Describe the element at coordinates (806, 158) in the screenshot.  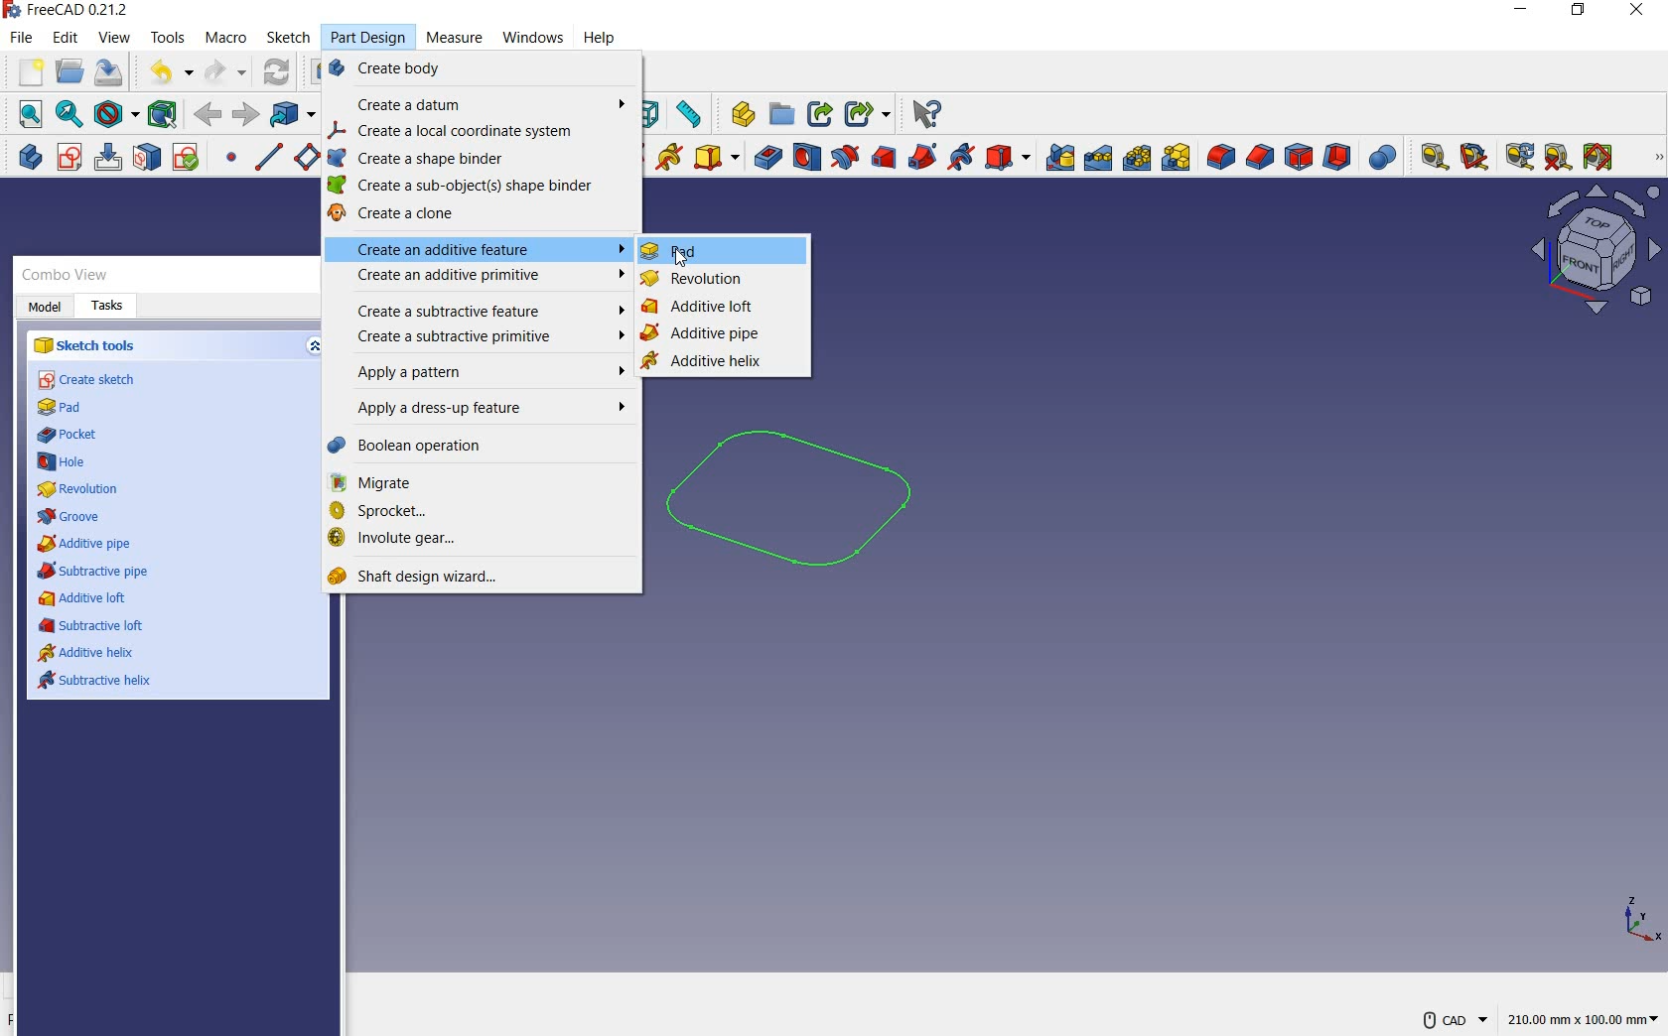
I see `hole` at that location.